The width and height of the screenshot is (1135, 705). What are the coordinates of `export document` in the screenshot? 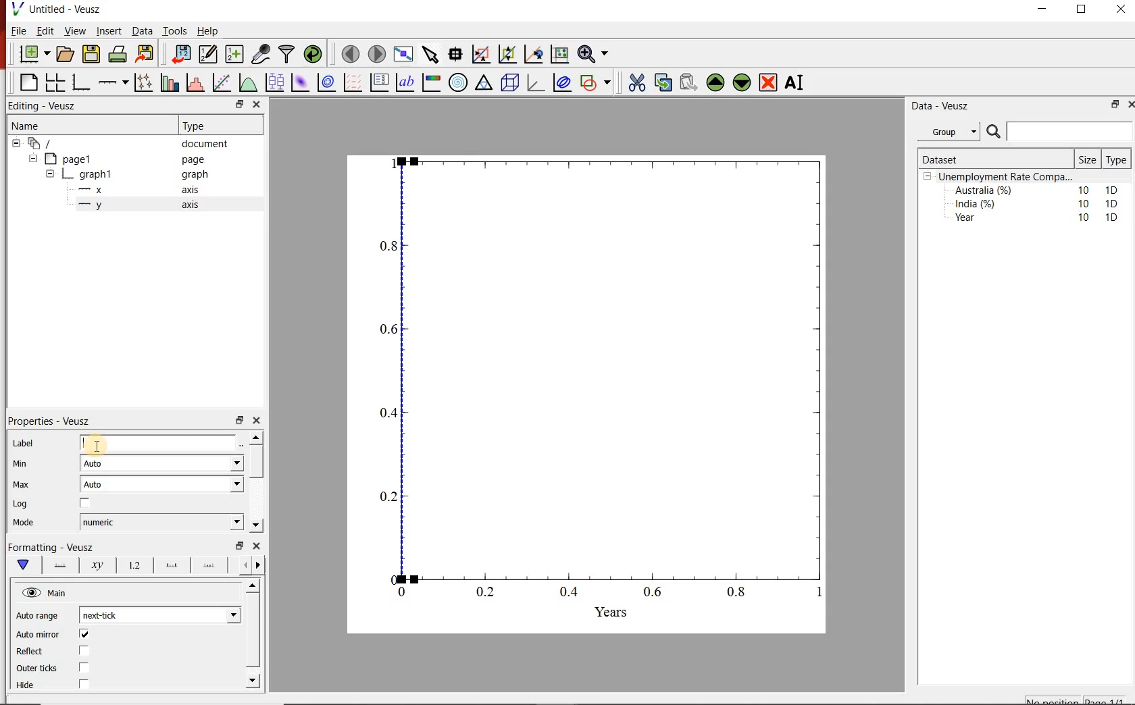 It's located at (147, 53).